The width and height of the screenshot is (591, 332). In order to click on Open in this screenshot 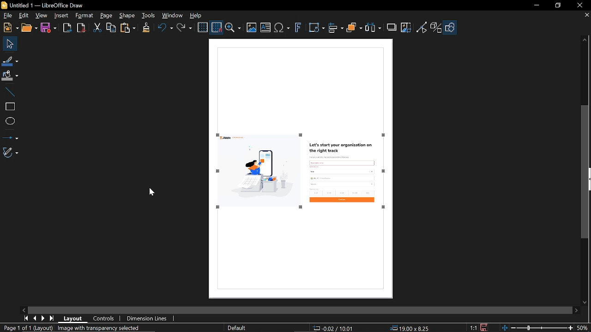, I will do `click(29, 29)`.